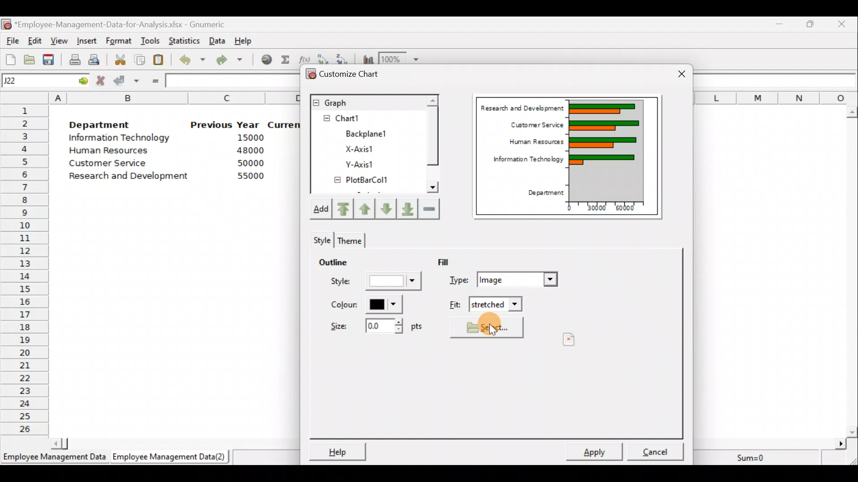 The width and height of the screenshot is (858, 482). Describe the element at coordinates (430, 209) in the screenshot. I see `Remove` at that location.